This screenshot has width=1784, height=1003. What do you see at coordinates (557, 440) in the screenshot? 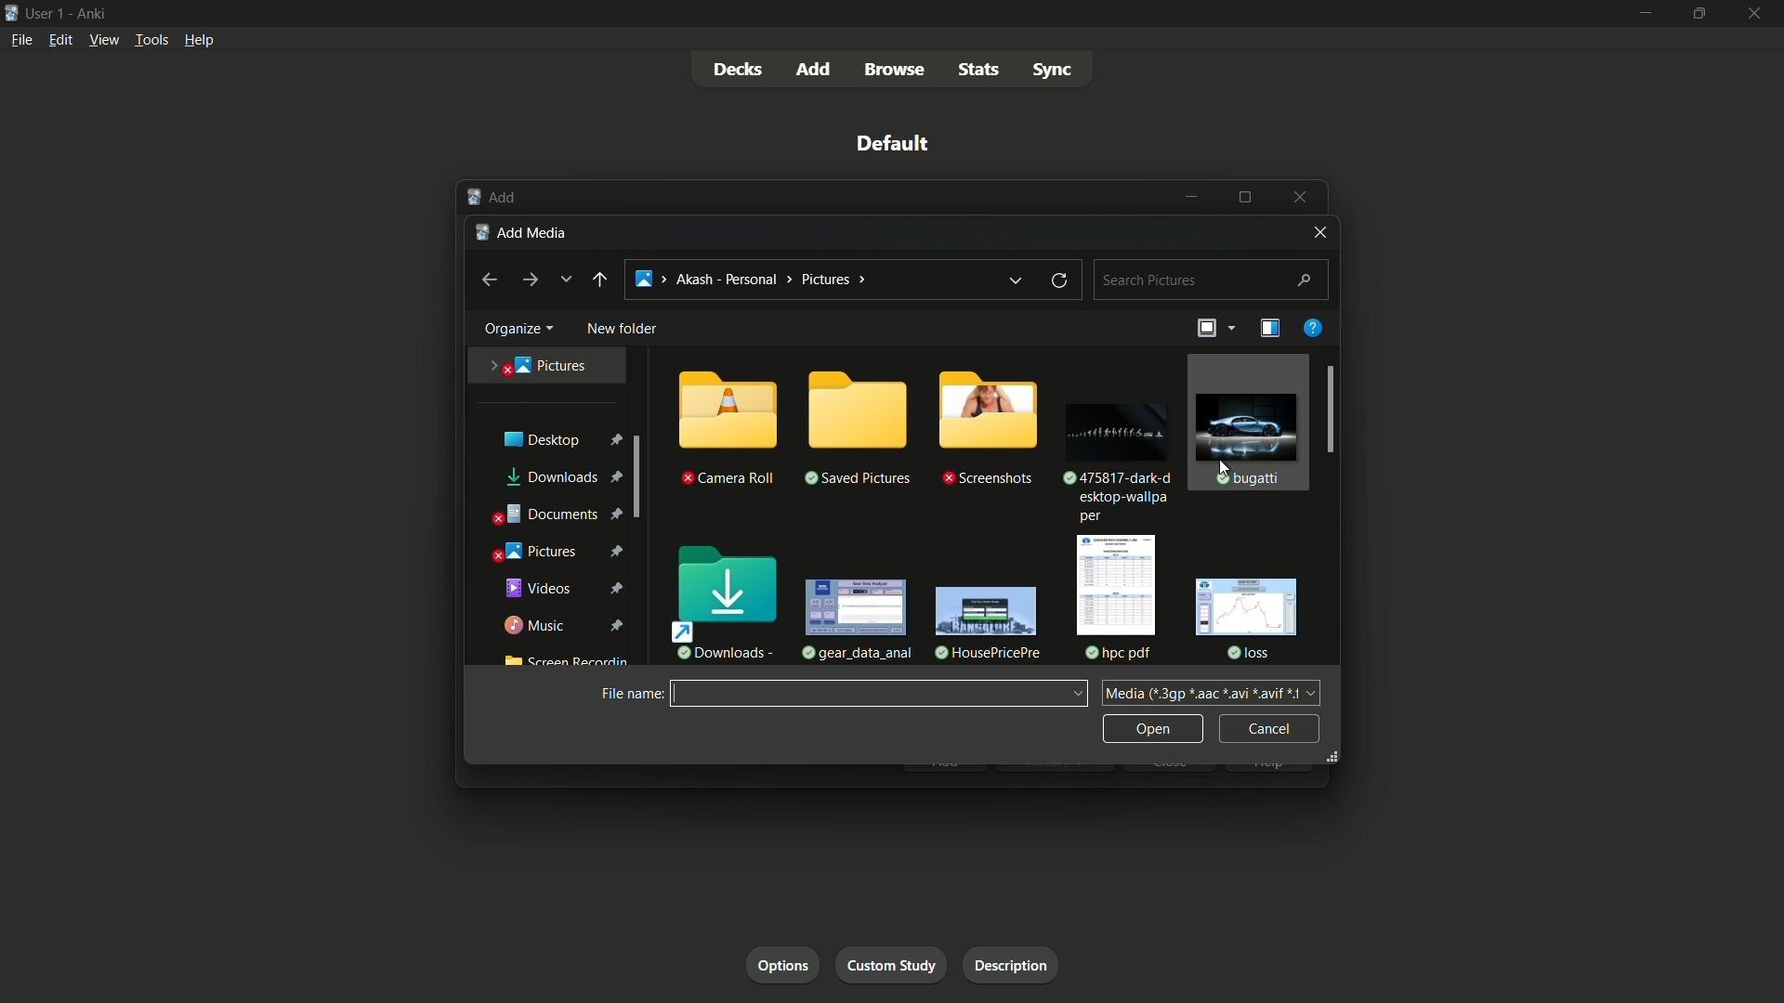
I see `desktop` at bounding box center [557, 440].